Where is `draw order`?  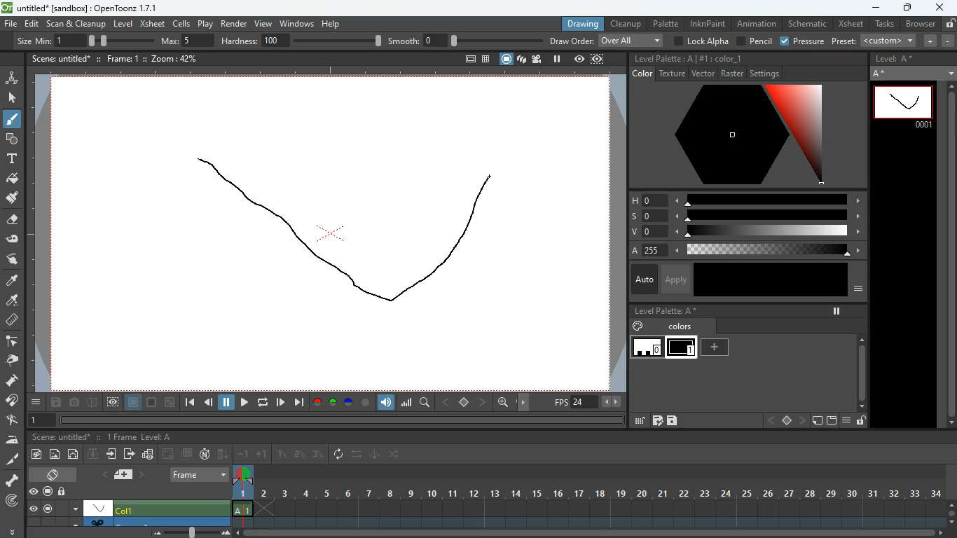
draw order is located at coordinates (607, 40).